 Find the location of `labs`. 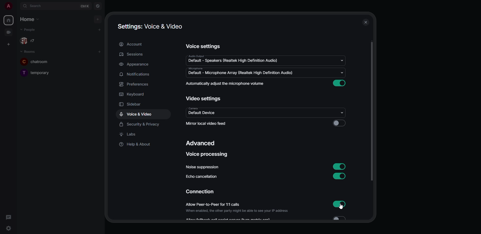

labs is located at coordinates (130, 135).